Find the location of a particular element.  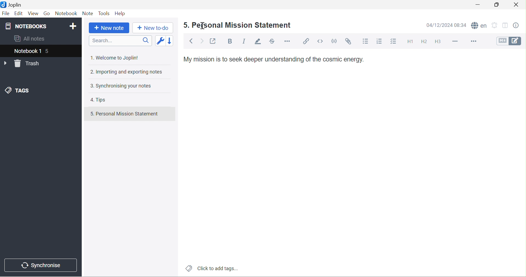

5. Personal Mission Statement is located at coordinates (238, 25).